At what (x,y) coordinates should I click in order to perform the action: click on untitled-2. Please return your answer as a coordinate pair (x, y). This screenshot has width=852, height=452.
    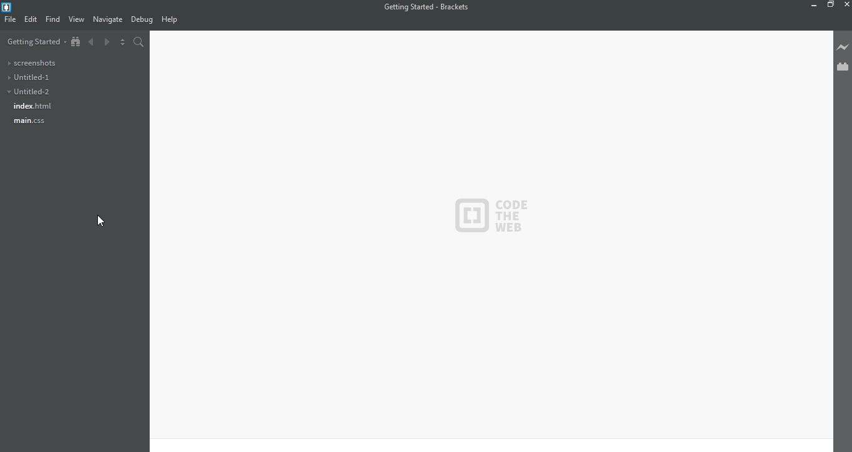
    Looking at the image, I should click on (35, 92).